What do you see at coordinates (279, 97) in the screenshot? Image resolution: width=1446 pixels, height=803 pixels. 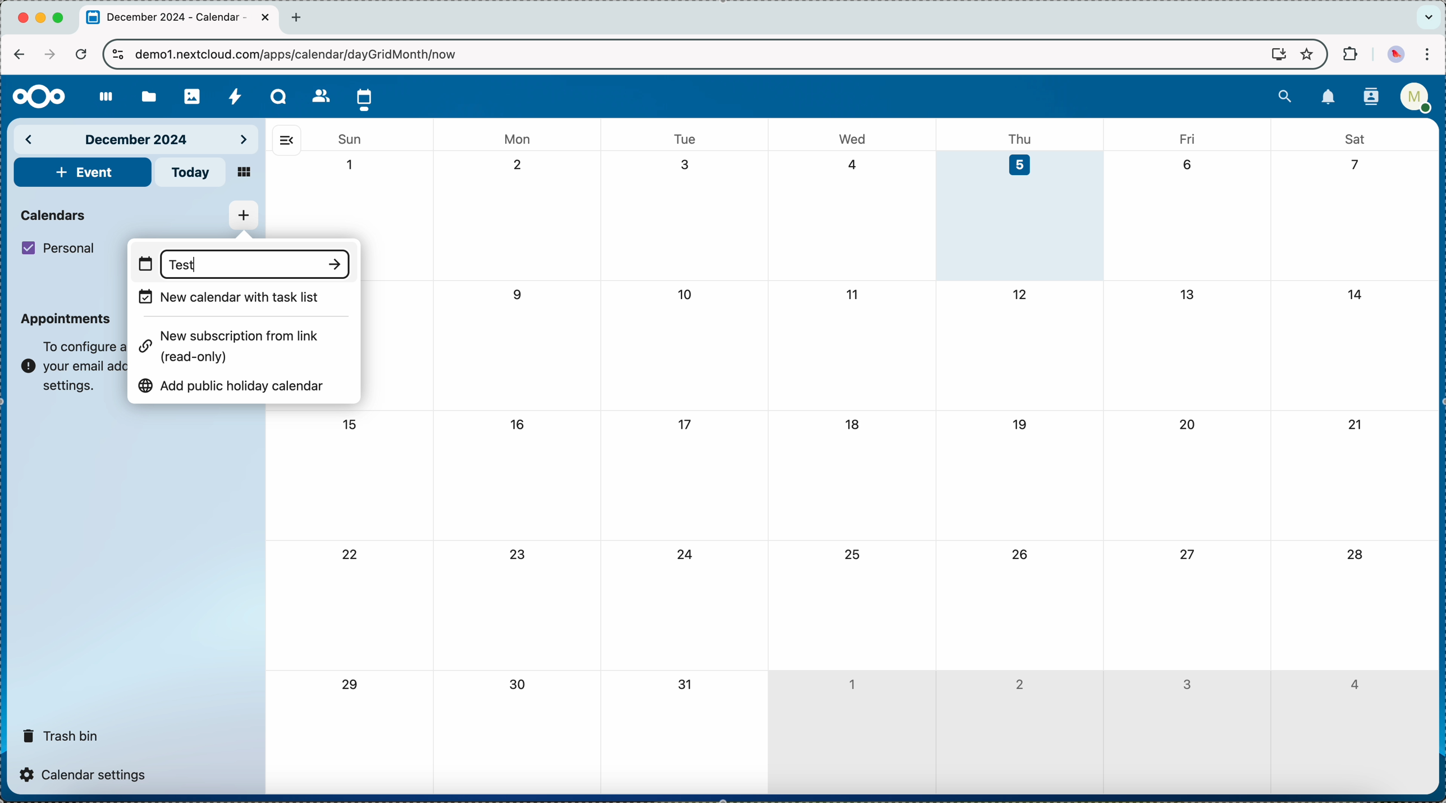 I see `Talk` at bounding box center [279, 97].